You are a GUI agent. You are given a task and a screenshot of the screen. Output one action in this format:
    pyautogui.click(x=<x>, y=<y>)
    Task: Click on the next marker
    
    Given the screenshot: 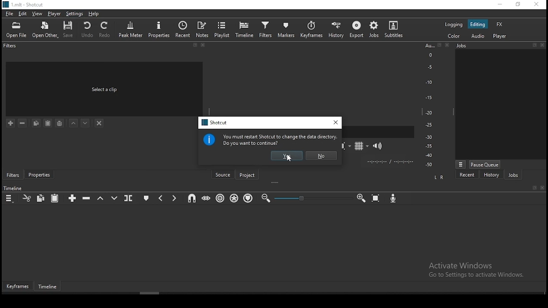 What is the action you would take?
    pyautogui.click(x=174, y=198)
    